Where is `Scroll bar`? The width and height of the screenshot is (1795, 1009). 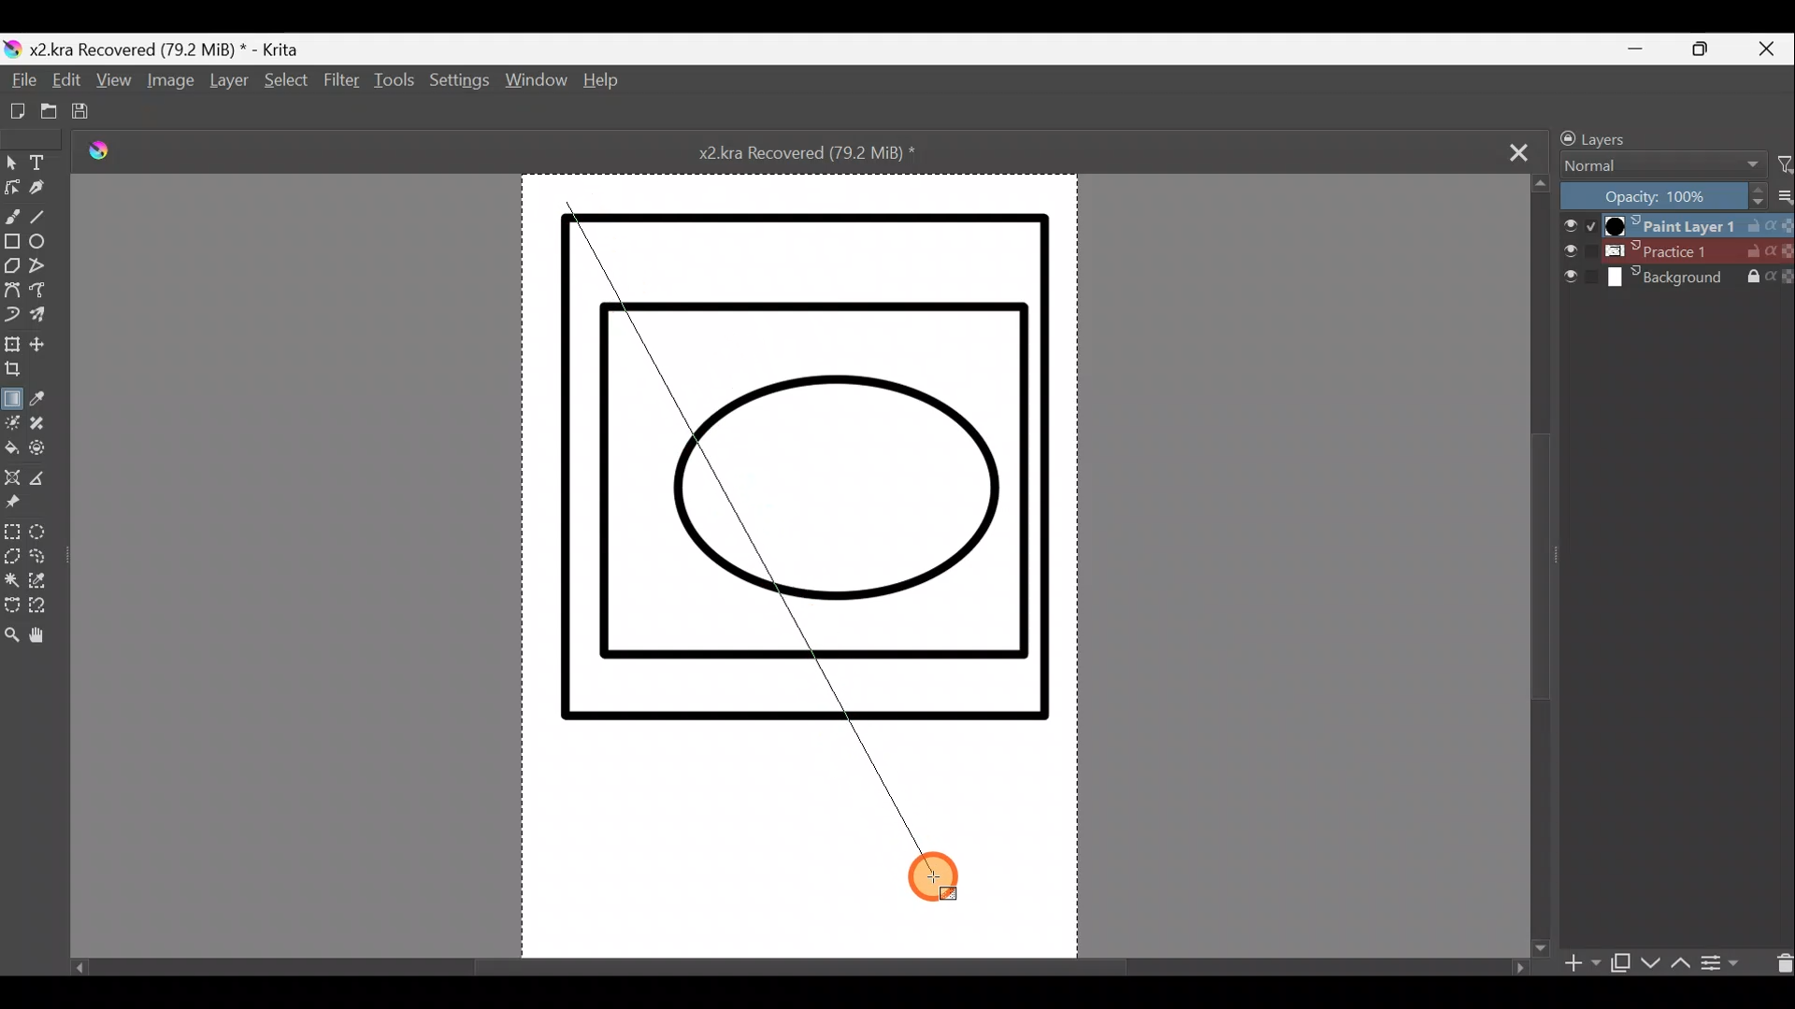
Scroll bar is located at coordinates (1541, 563).